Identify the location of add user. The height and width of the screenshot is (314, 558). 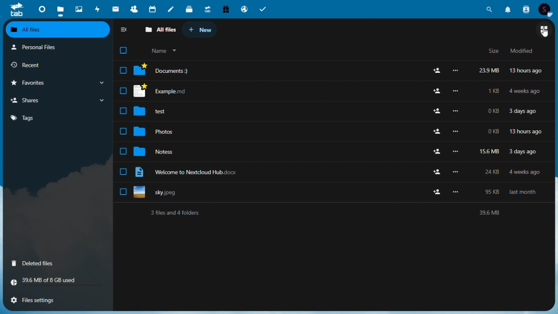
(437, 132).